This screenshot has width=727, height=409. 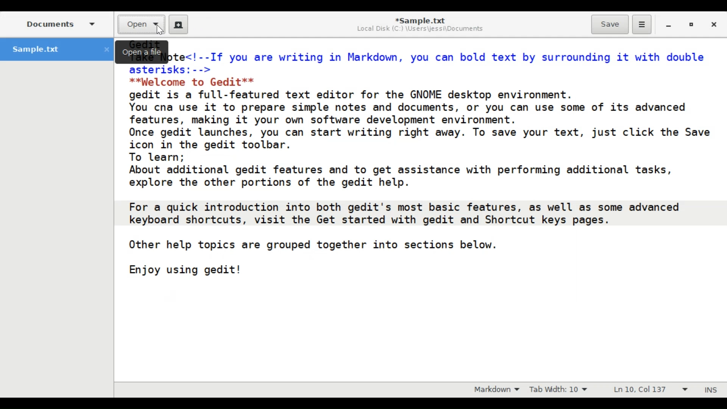 I want to click on Open, so click(x=142, y=25).